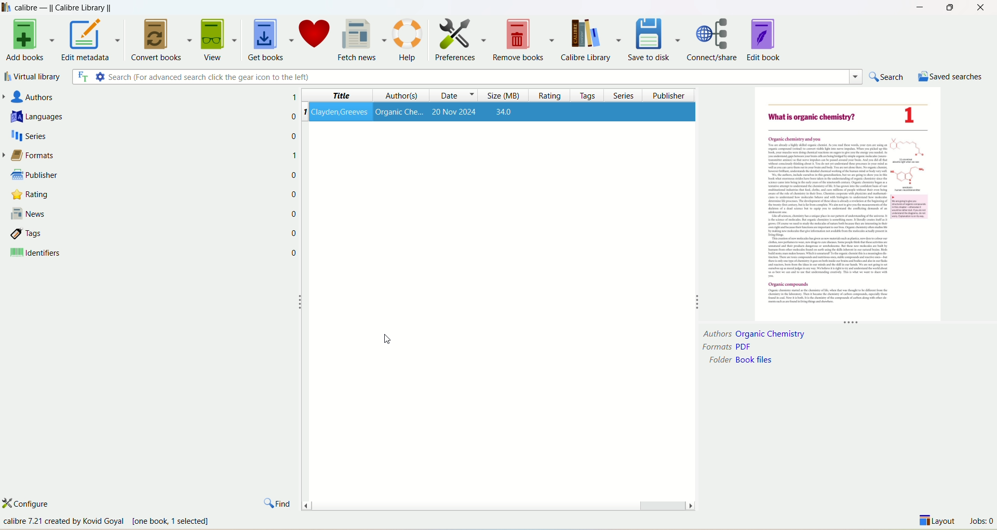  Describe the element at coordinates (139, 213) in the screenshot. I see `news` at that location.